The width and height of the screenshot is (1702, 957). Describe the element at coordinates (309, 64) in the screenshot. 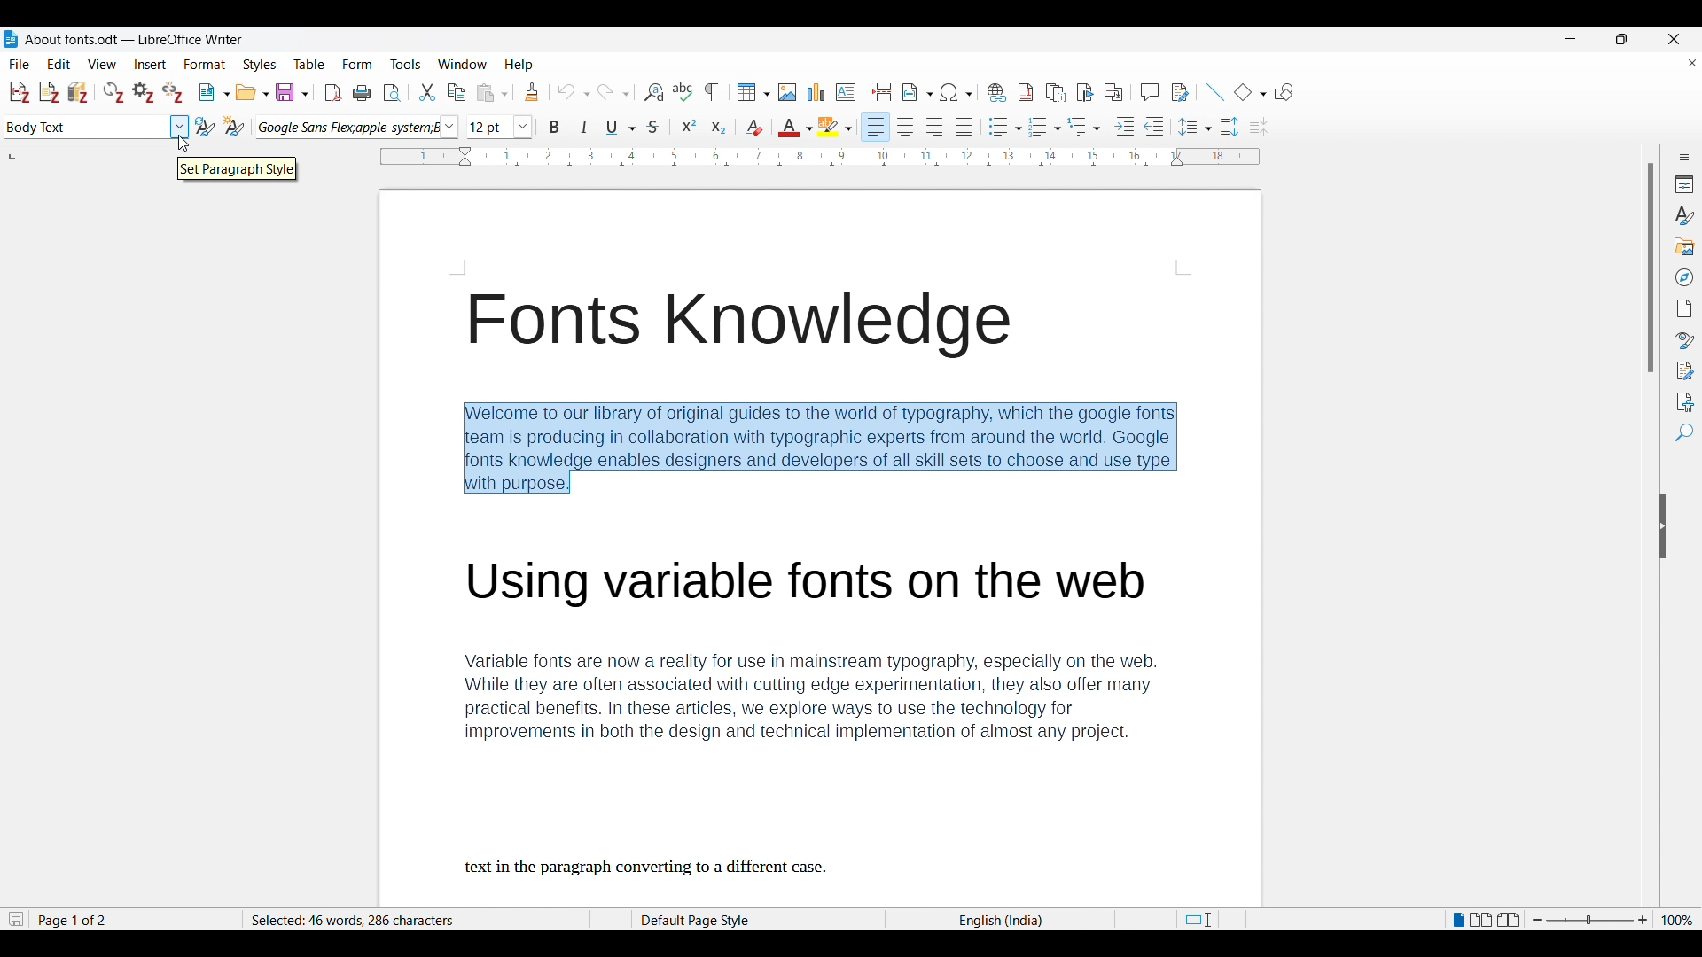

I see `Table menu` at that location.